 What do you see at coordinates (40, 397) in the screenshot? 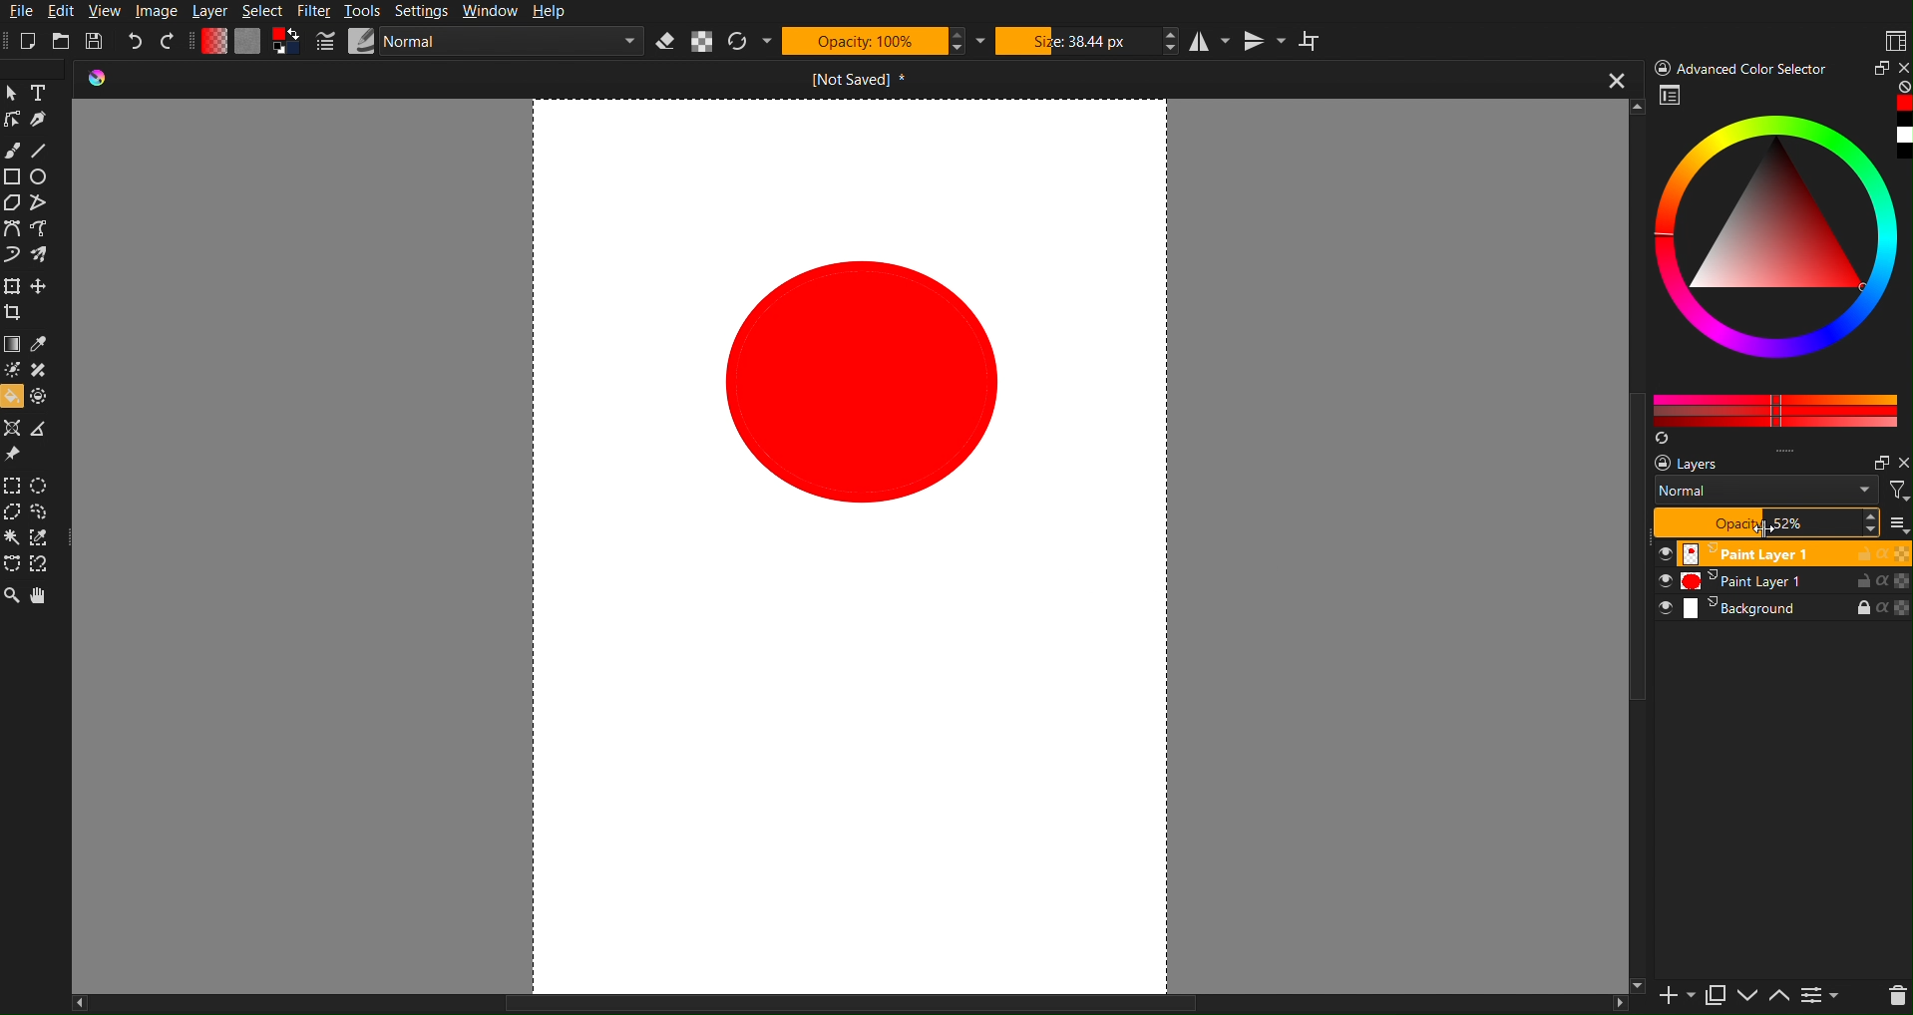
I see `Enclose & Fill` at bounding box center [40, 397].